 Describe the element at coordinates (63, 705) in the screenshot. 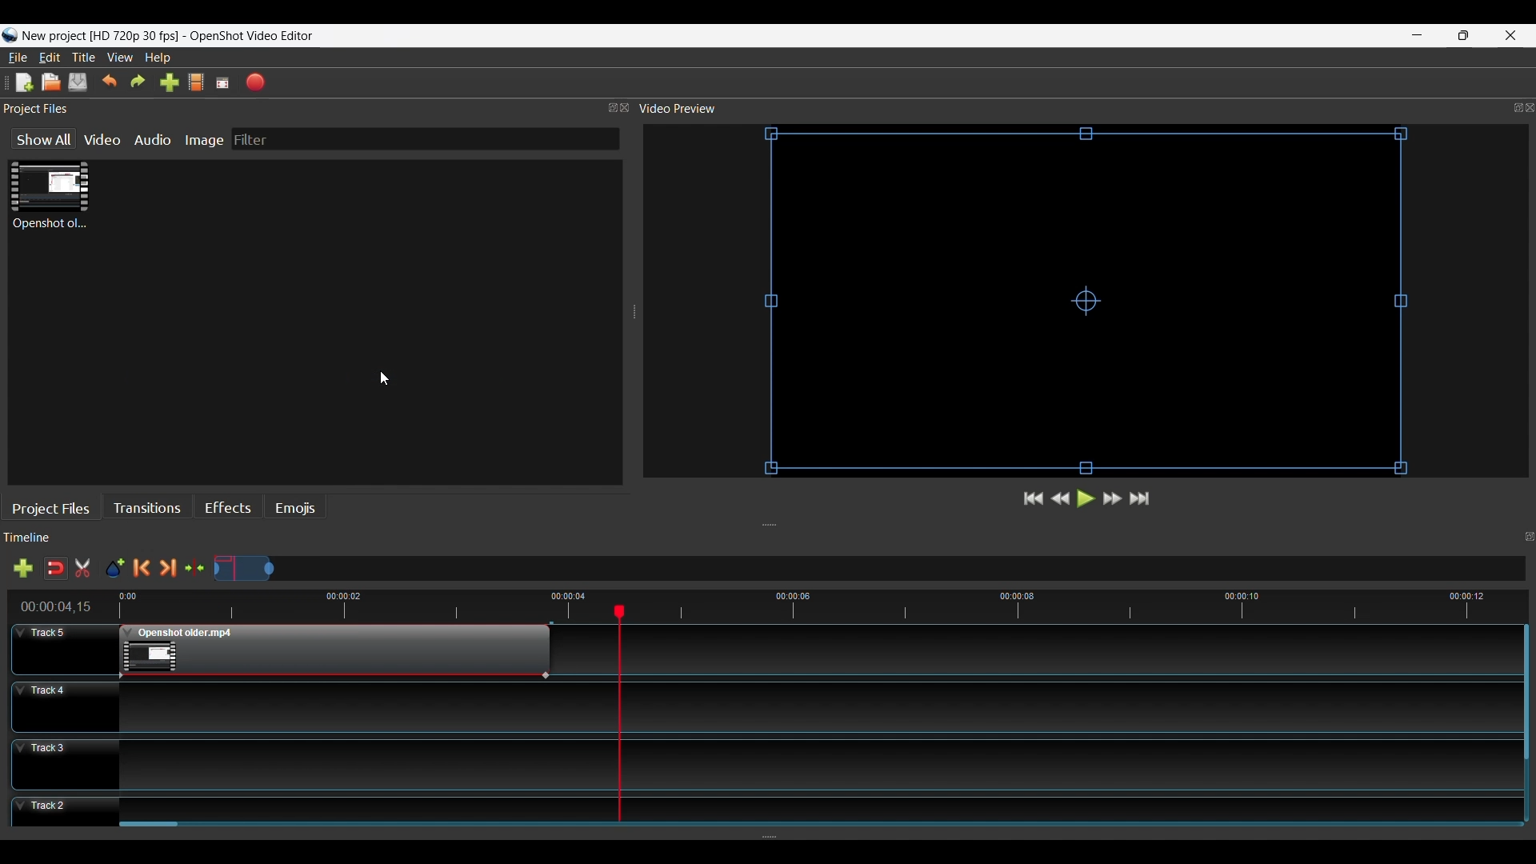

I see `Track Header` at that location.